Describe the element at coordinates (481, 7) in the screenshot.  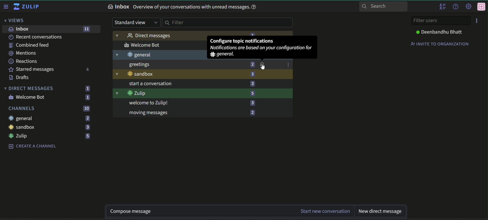
I see `user menu` at that location.